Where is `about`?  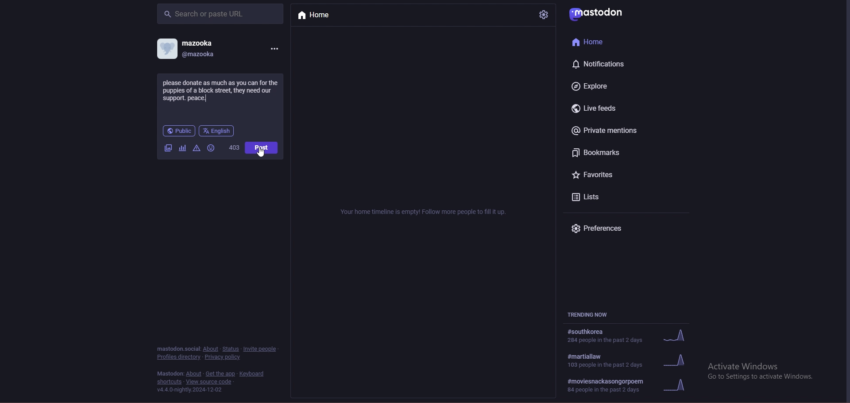 about is located at coordinates (210, 349).